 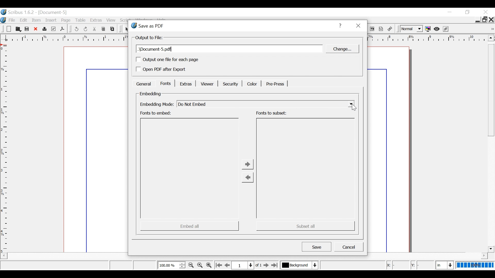 What do you see at coordinates (349, 247) in the screenshot?
I see `Cancel` at bounding box center [349, 247].